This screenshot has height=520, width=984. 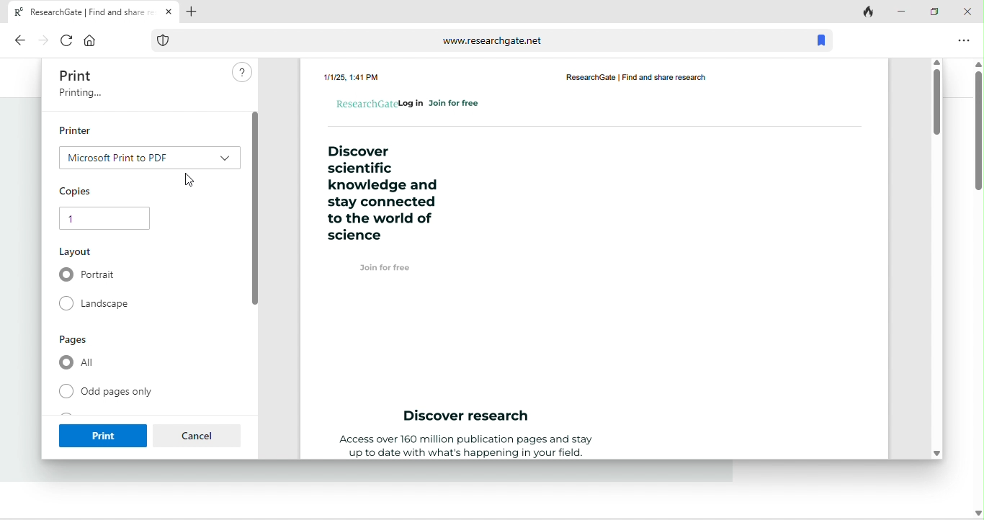 What do you see at coordinates (41, 40) in the screenshot?
I see `forward` at bounding box center [41, 40].